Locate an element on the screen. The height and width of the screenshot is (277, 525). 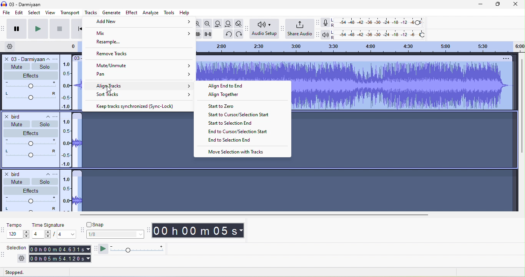
option is located at coordinates (505, 59).